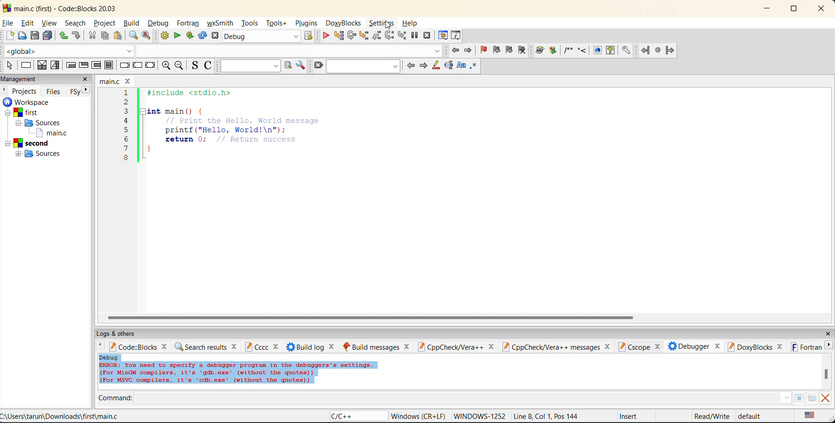 This screenshot has width=835, height=423. I want to click on jump back, so click(646, 51).